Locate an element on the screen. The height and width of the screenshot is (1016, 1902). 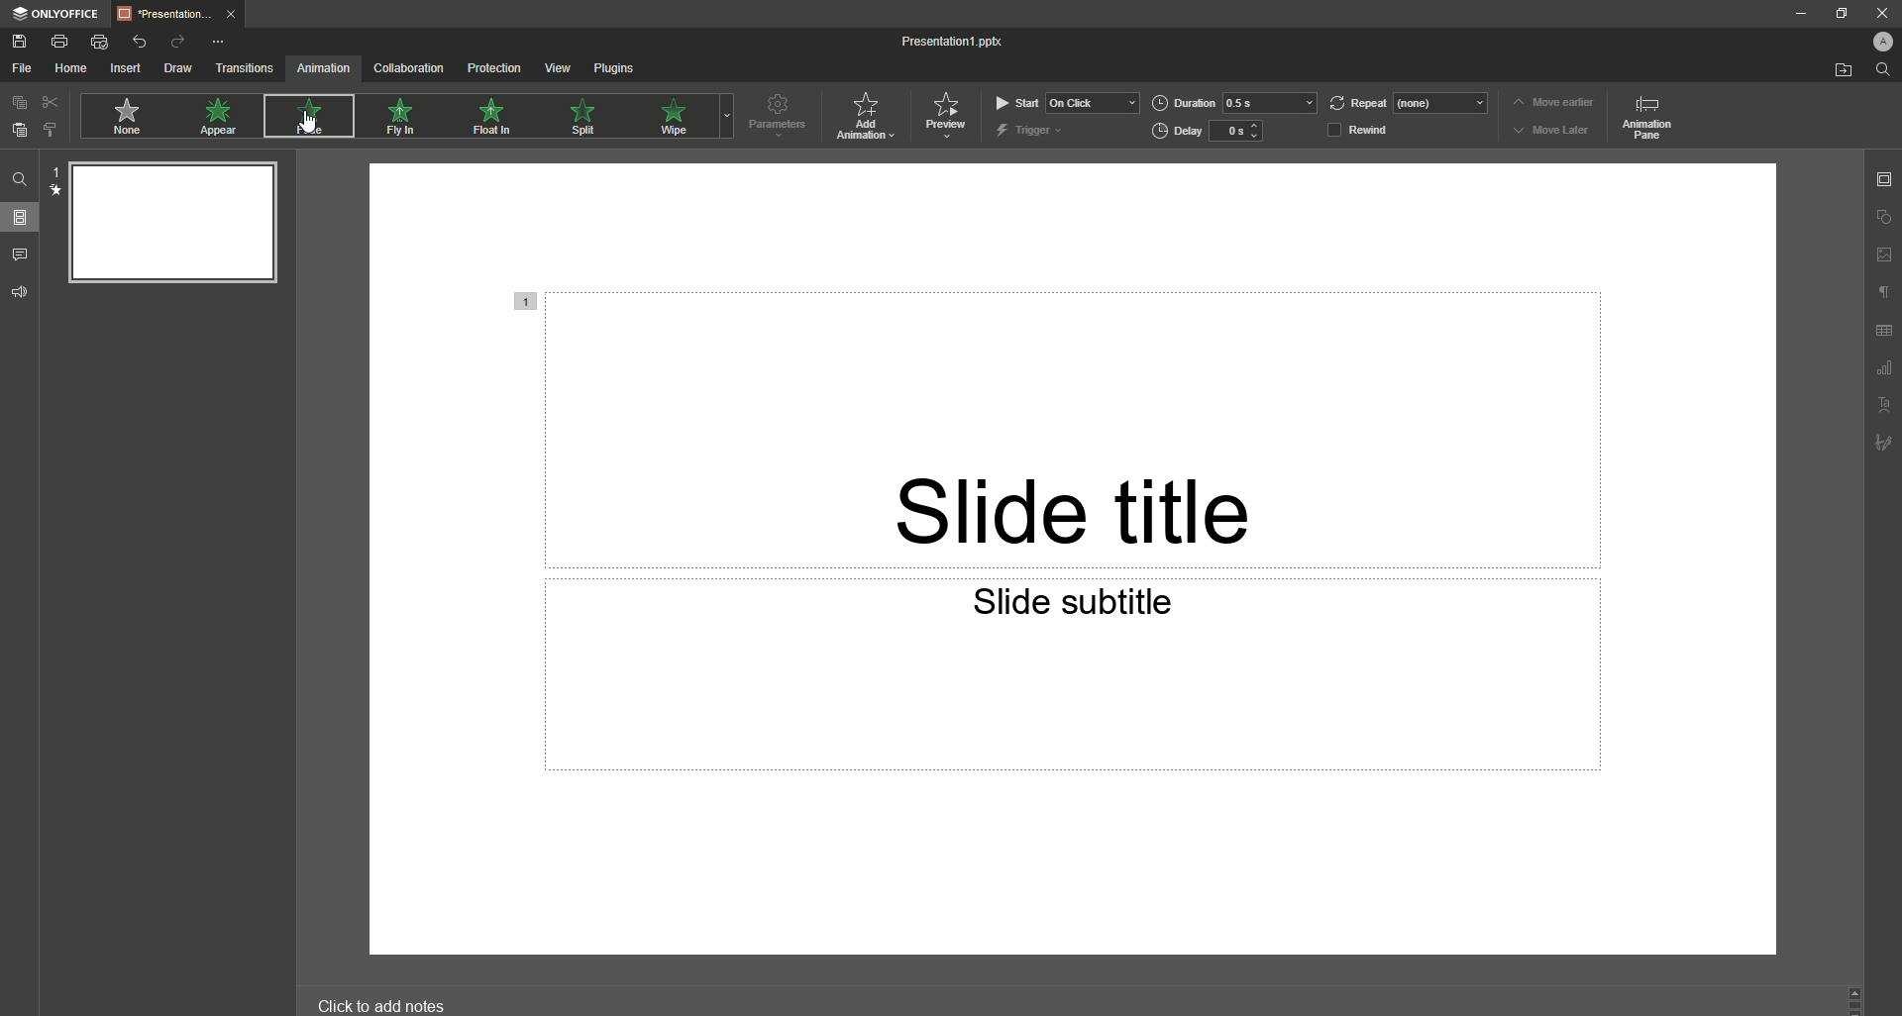
Repeat is located at coordinates (1411, 103).